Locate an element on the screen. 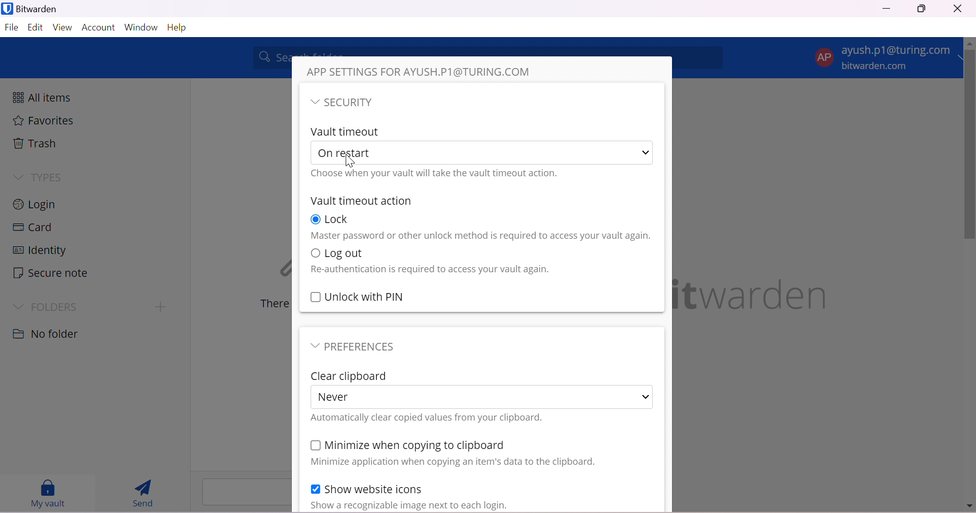  scrollbar is located at coordinates (970, 147).